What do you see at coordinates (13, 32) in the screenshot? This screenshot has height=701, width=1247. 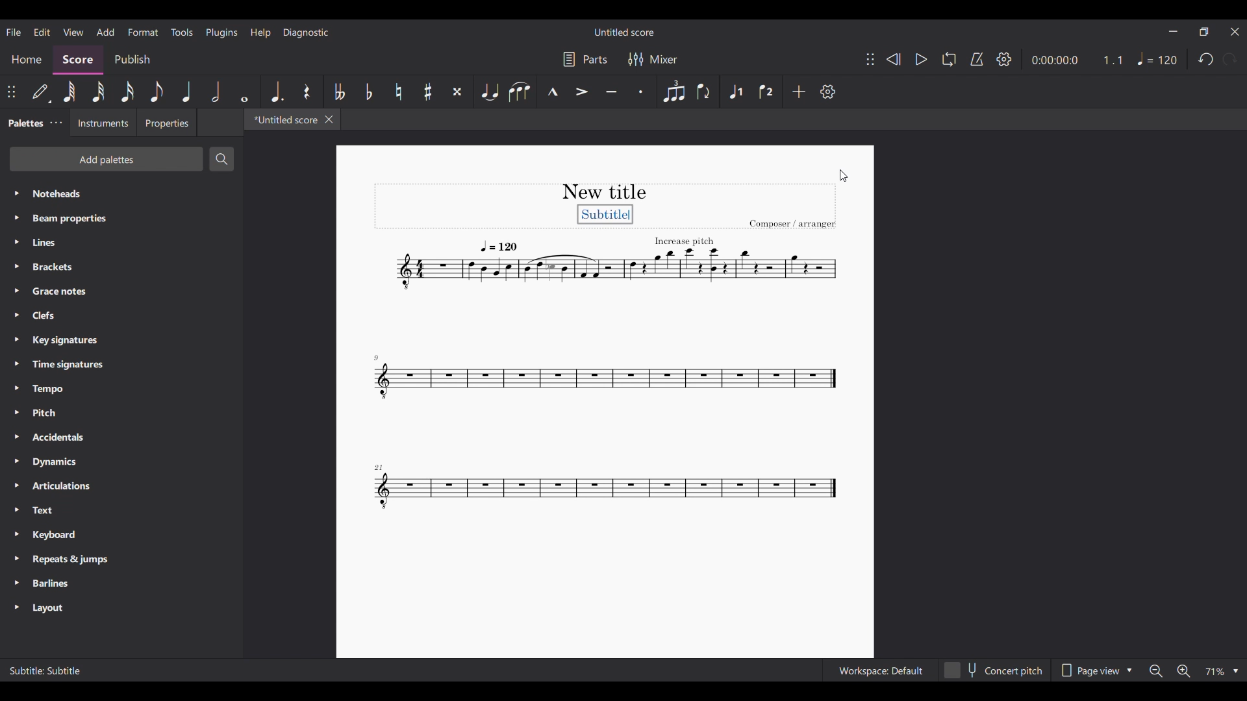 I see `File menu` at bounding box center [13, 32].